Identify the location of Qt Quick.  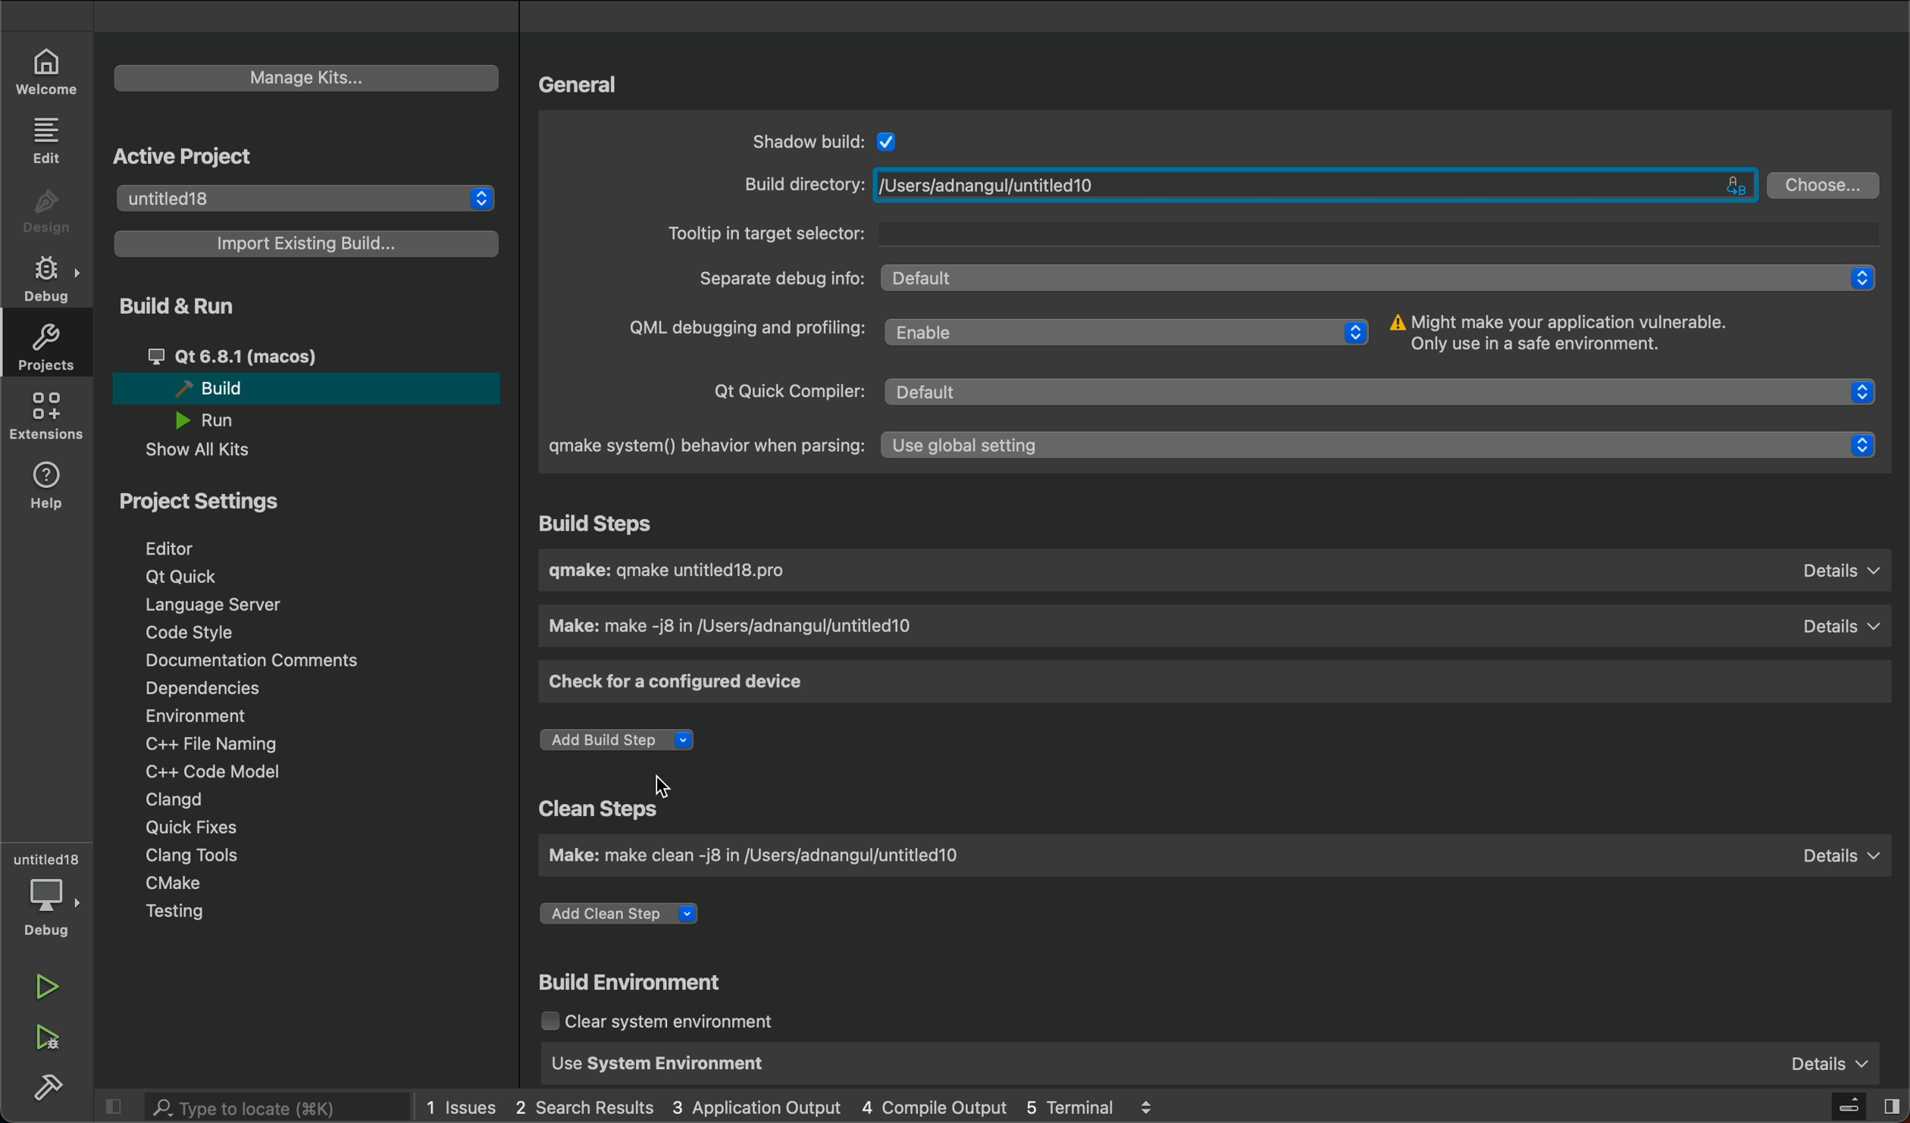
(186, 577).